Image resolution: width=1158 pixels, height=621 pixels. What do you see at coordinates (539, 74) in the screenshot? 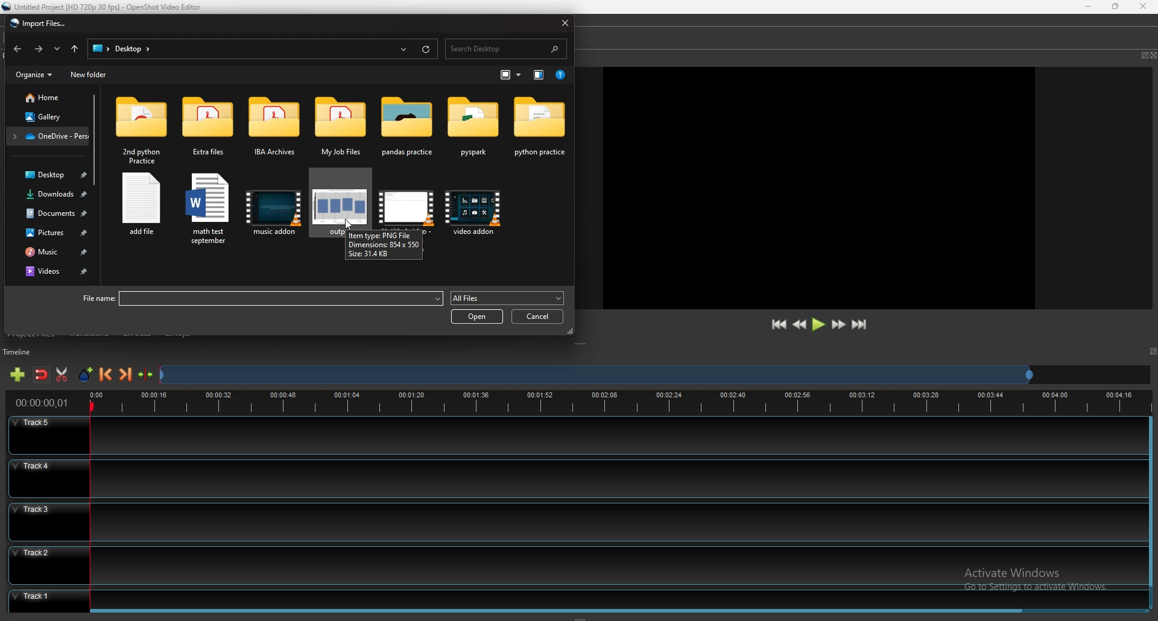
I see `show preview pane` at bounding box center [539, 74].